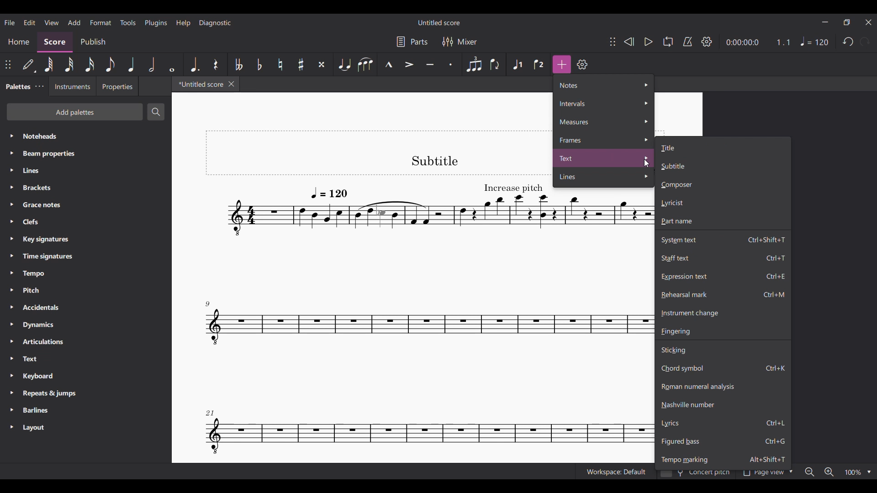 The image size is (877, 493). I want to click on Flip direction, so click(497, 64).